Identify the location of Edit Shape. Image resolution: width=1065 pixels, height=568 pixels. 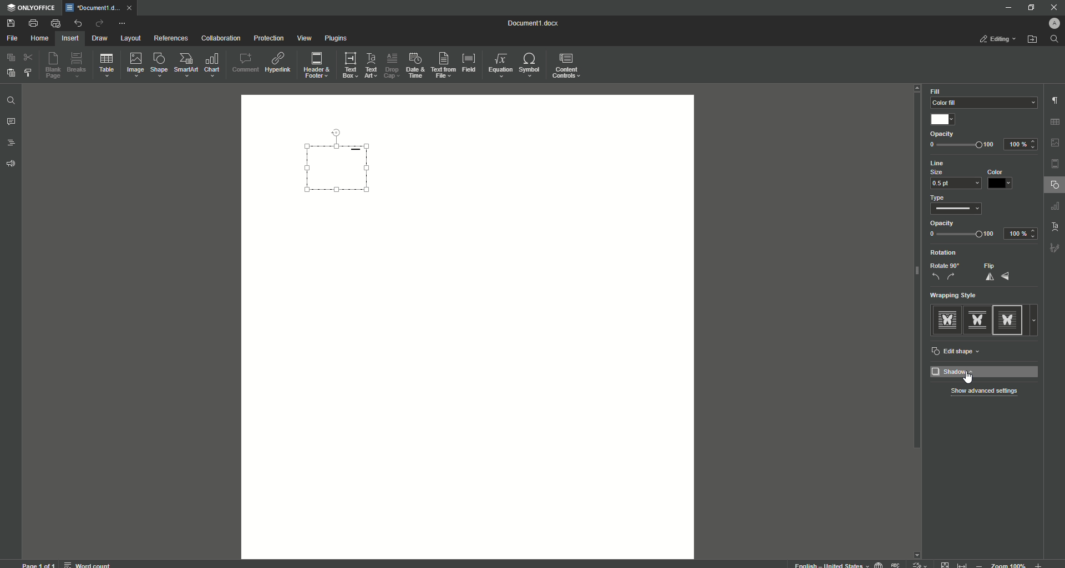
(958, 352).